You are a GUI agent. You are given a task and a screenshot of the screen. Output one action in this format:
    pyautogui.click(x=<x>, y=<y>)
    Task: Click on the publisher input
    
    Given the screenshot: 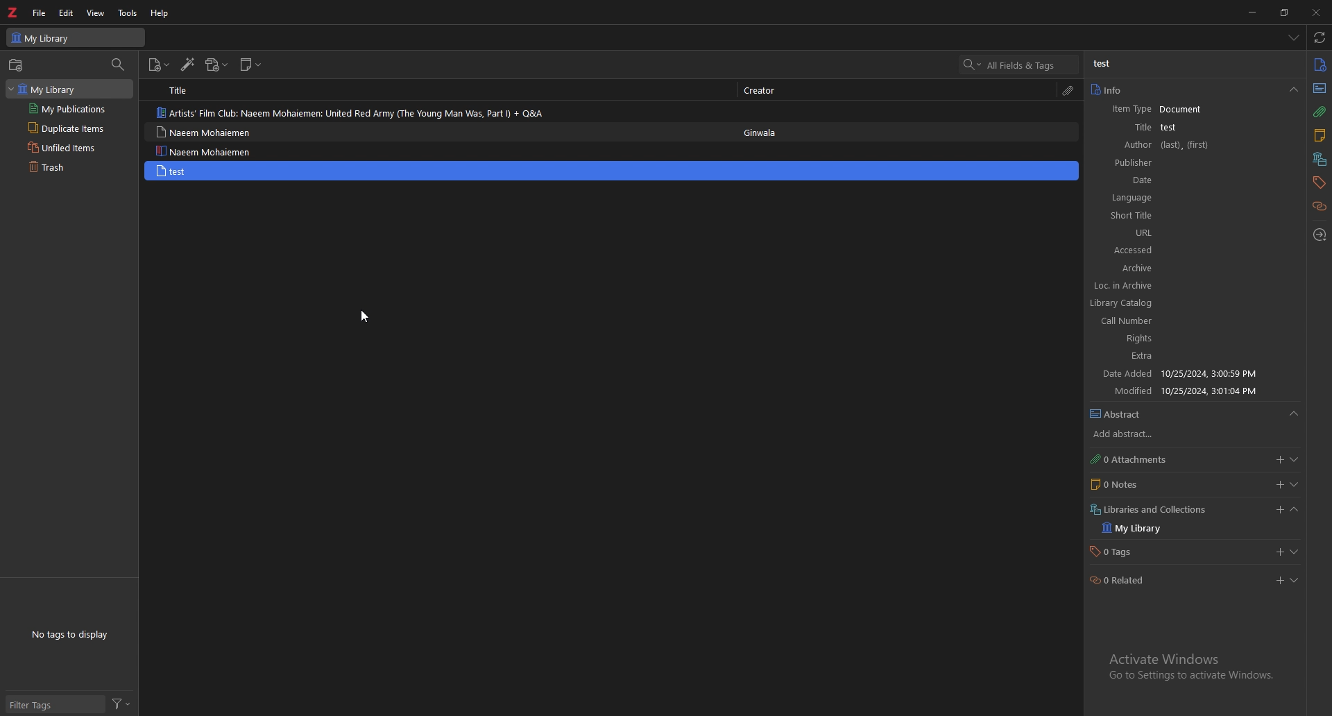 What is the action you would take?
    pyautogui.click(x=1206, y=163)
    